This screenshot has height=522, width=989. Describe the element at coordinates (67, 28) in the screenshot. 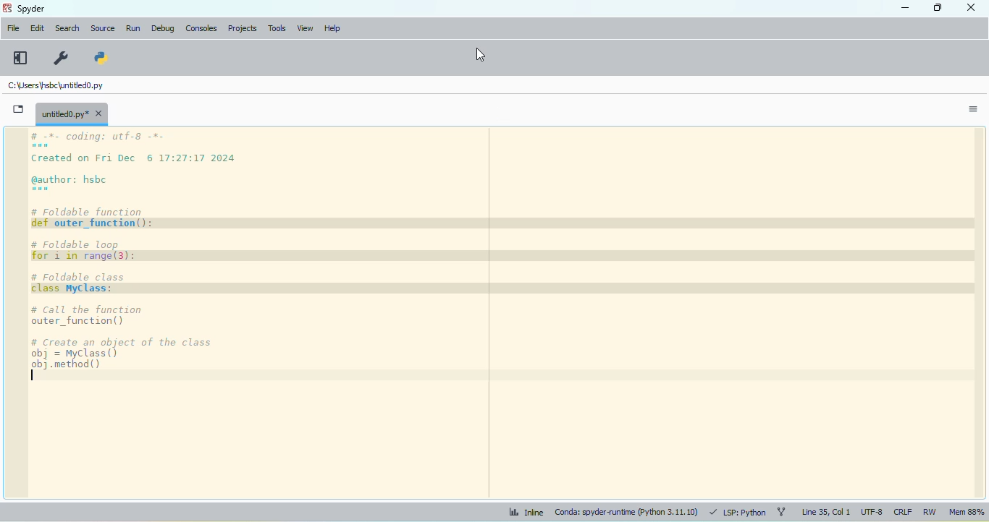

I see `search` at that location.